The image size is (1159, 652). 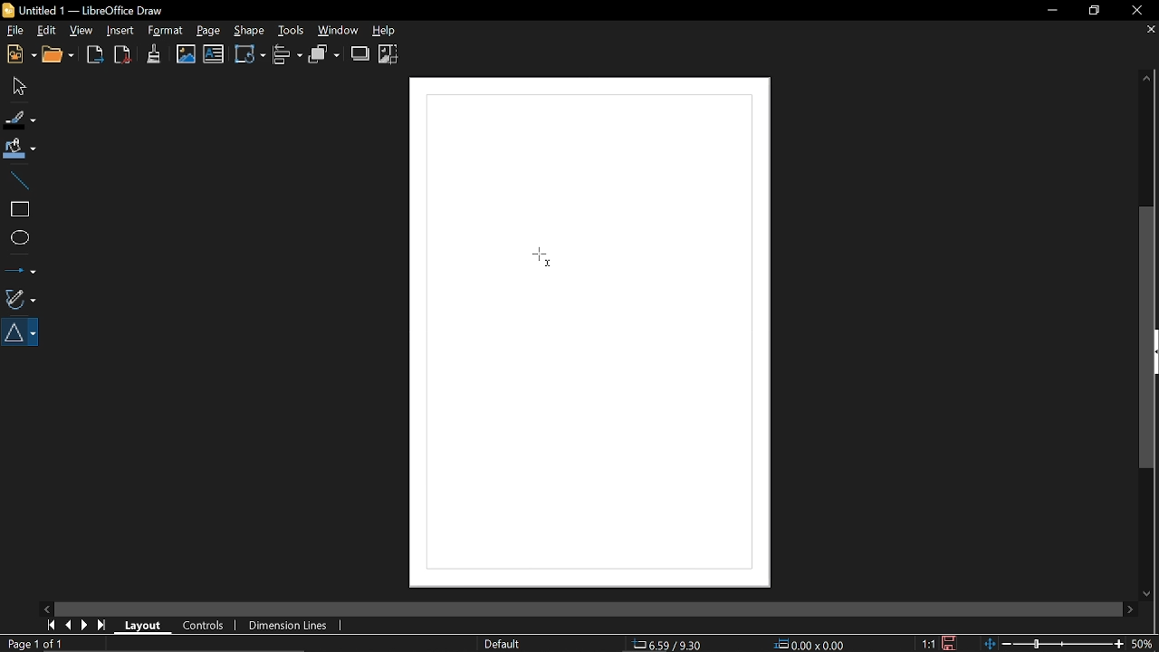 What do you see at coordinates (250, 53) in the screenshot?
I see `Transformation` at bounding box center [250, 53].